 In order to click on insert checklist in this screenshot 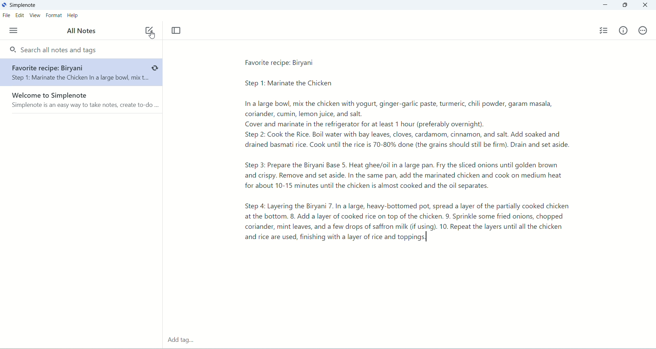, I will do `click(603, 31)`.